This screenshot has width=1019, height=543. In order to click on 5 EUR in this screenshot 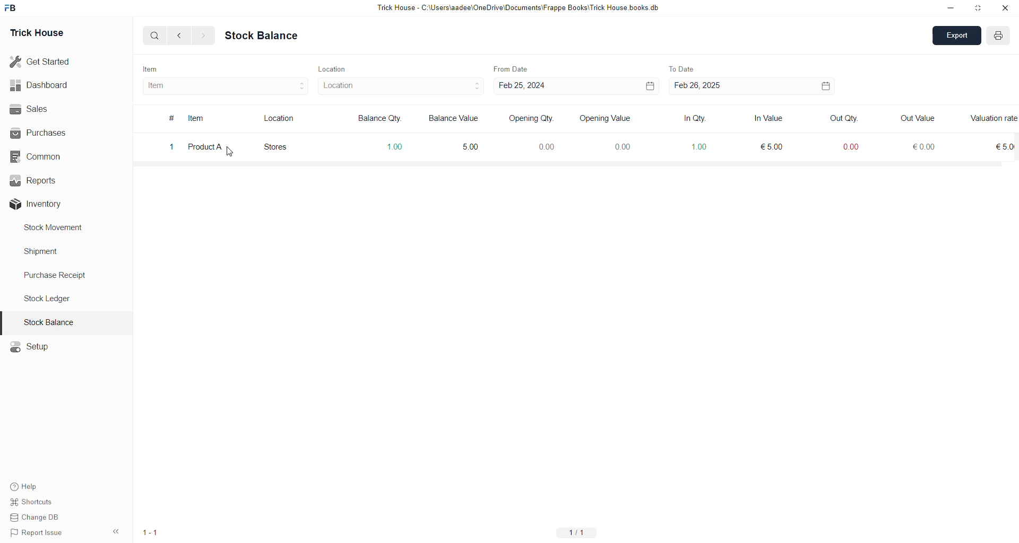, I will do `click(767, 147)`.